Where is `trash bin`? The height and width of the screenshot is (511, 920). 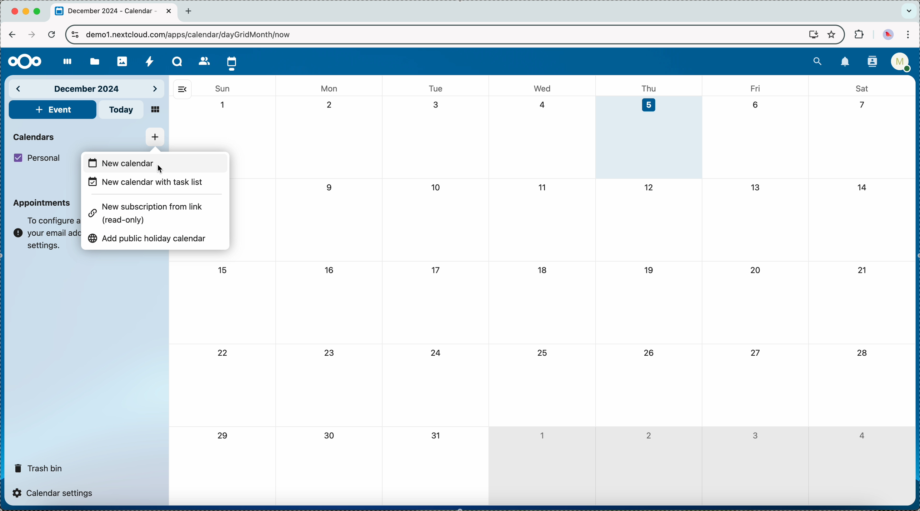
trash bin is located at coordinates (39, 466).